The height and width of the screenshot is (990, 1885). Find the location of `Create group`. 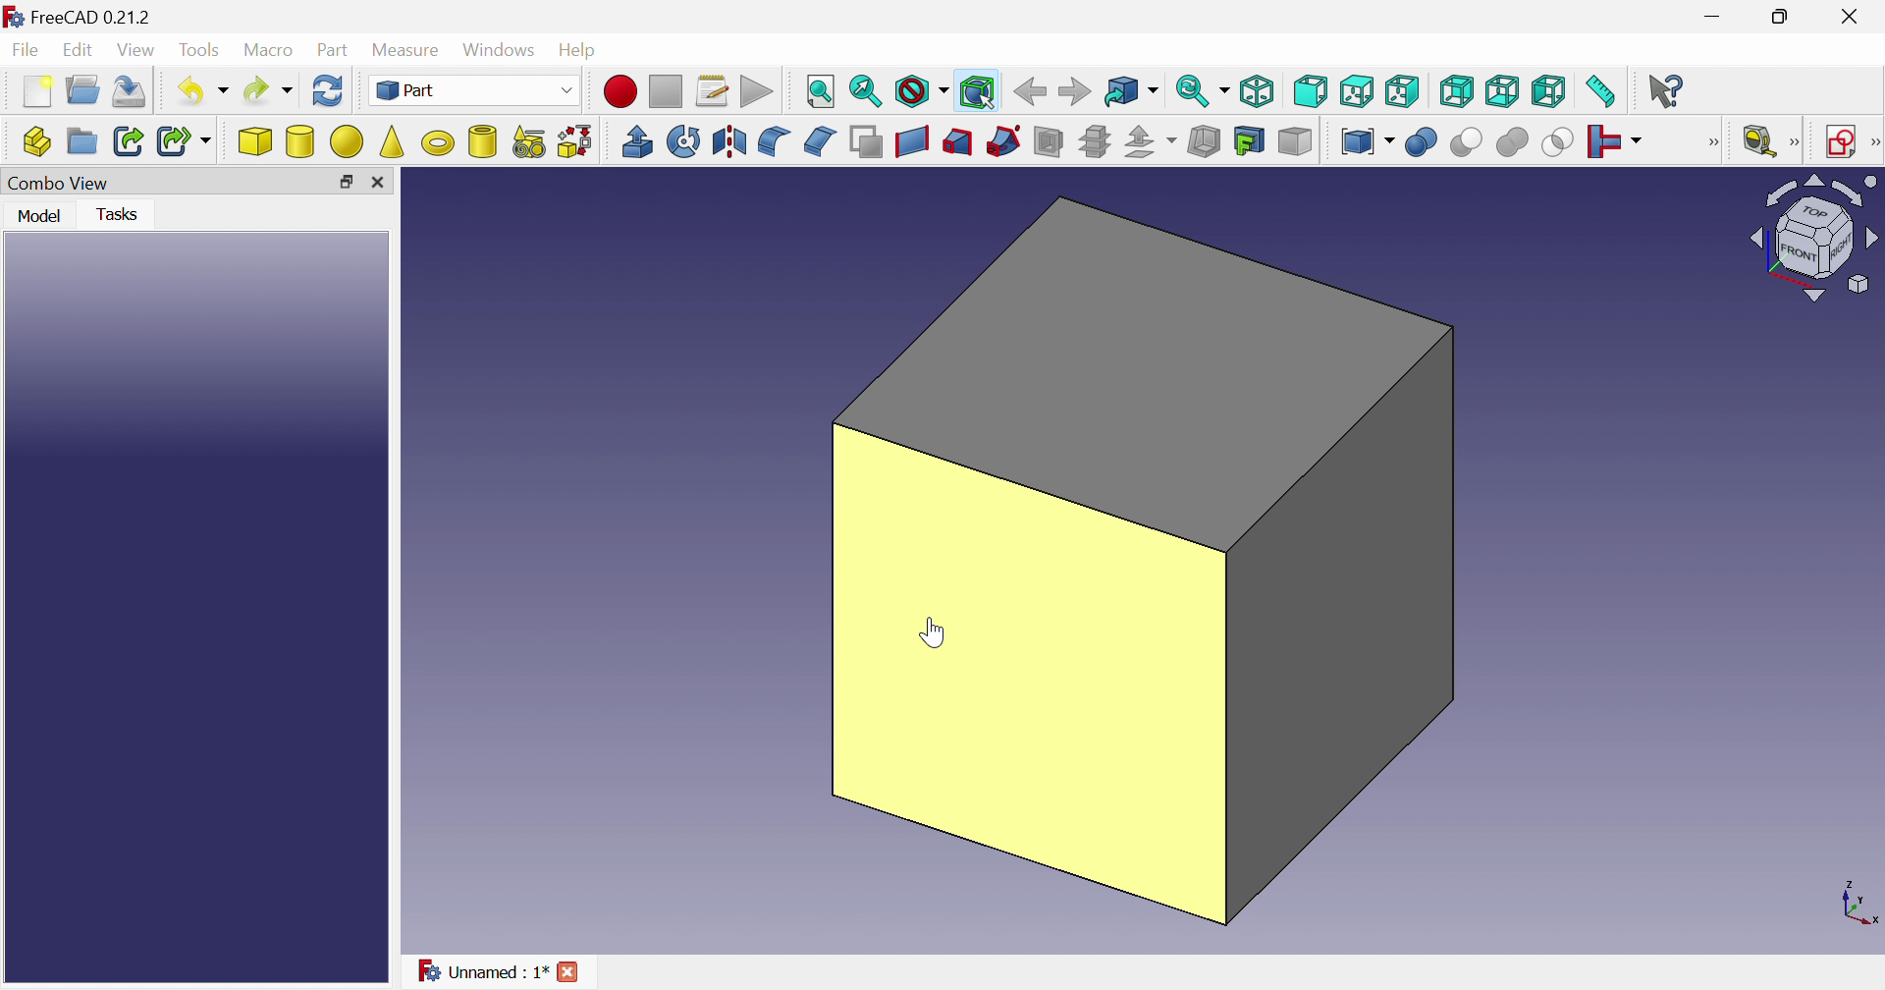

Create group is located at coordinates (82, 142).